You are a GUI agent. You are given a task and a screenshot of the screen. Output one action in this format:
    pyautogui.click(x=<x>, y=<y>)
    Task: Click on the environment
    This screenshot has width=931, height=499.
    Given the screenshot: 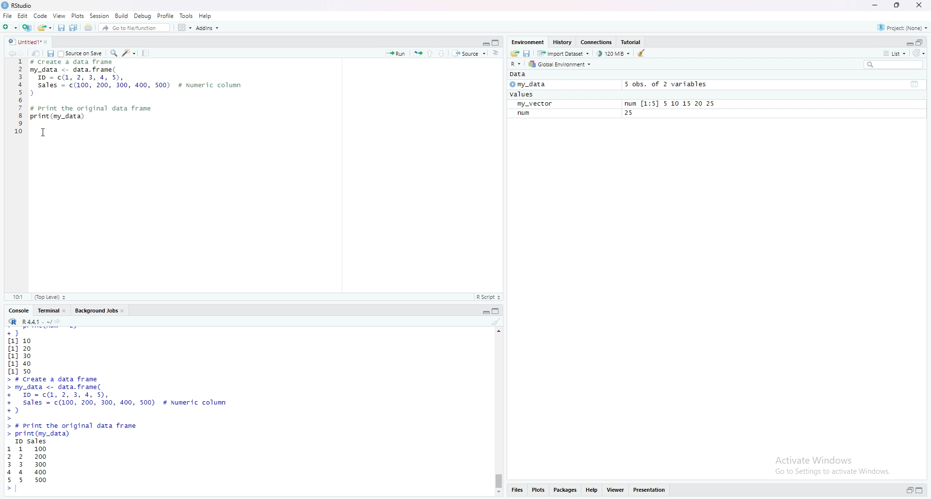 What is the action you would take?
    pyautogui.click(x=528, y=41)
    